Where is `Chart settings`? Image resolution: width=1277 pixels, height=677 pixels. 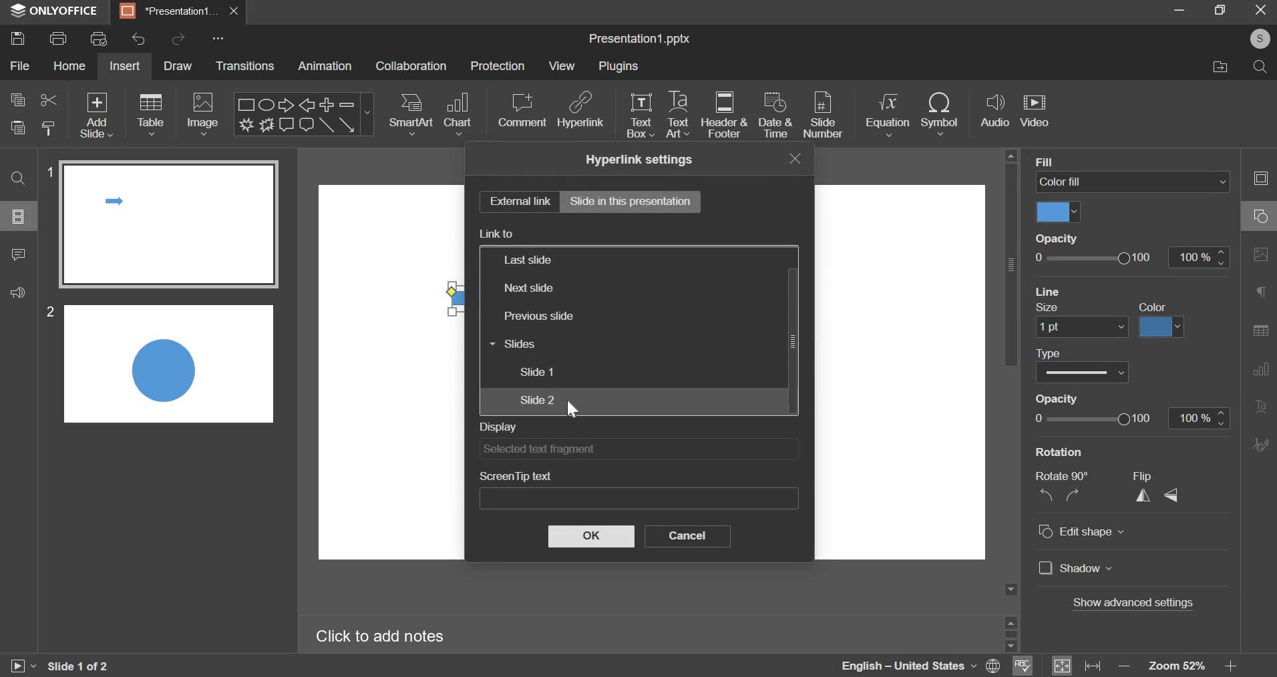 Chart settings is located at coordinates (1262, 369).